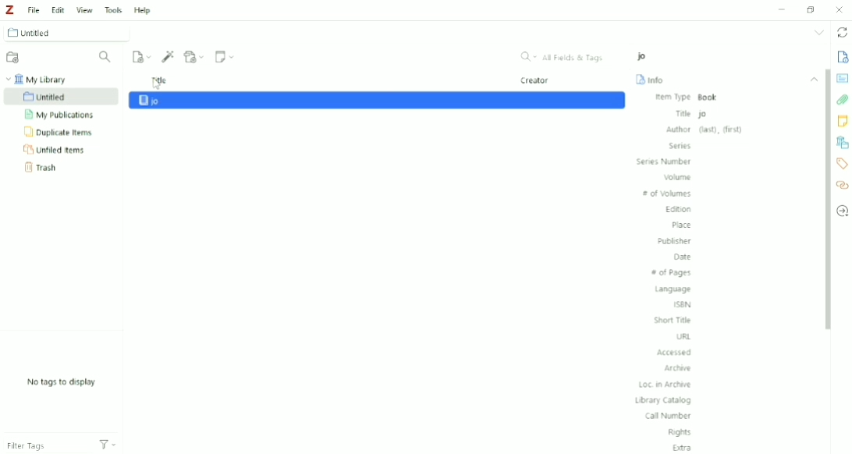 The width and height of the screenshot is (852, 454). Describe the element at coordinates (107, 57) in the screenshot. I see `Filter Collections` at that location.